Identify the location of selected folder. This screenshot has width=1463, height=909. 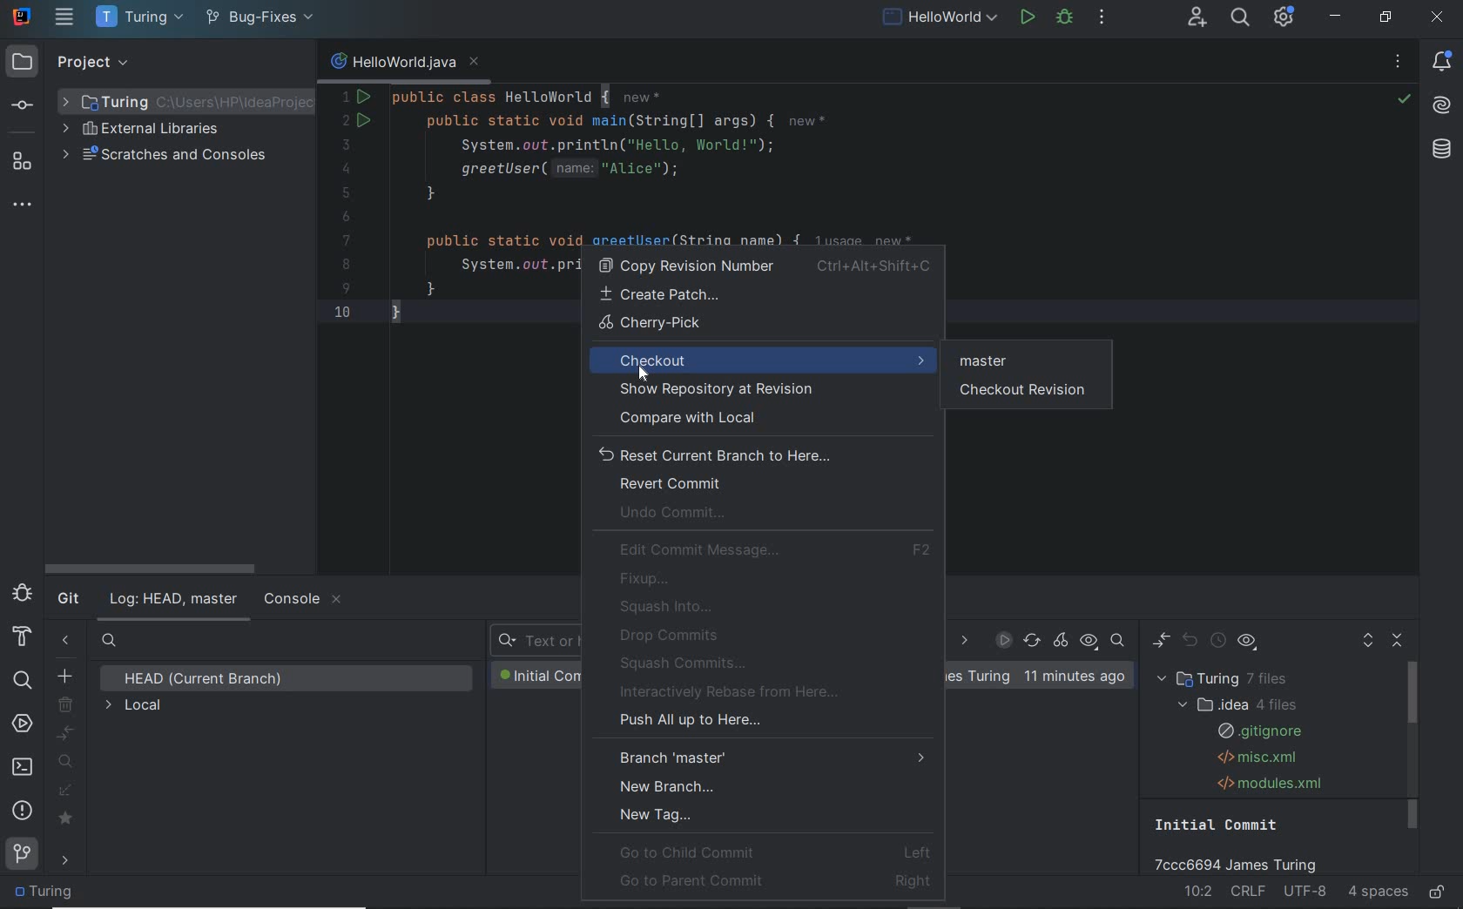
(185, 102).